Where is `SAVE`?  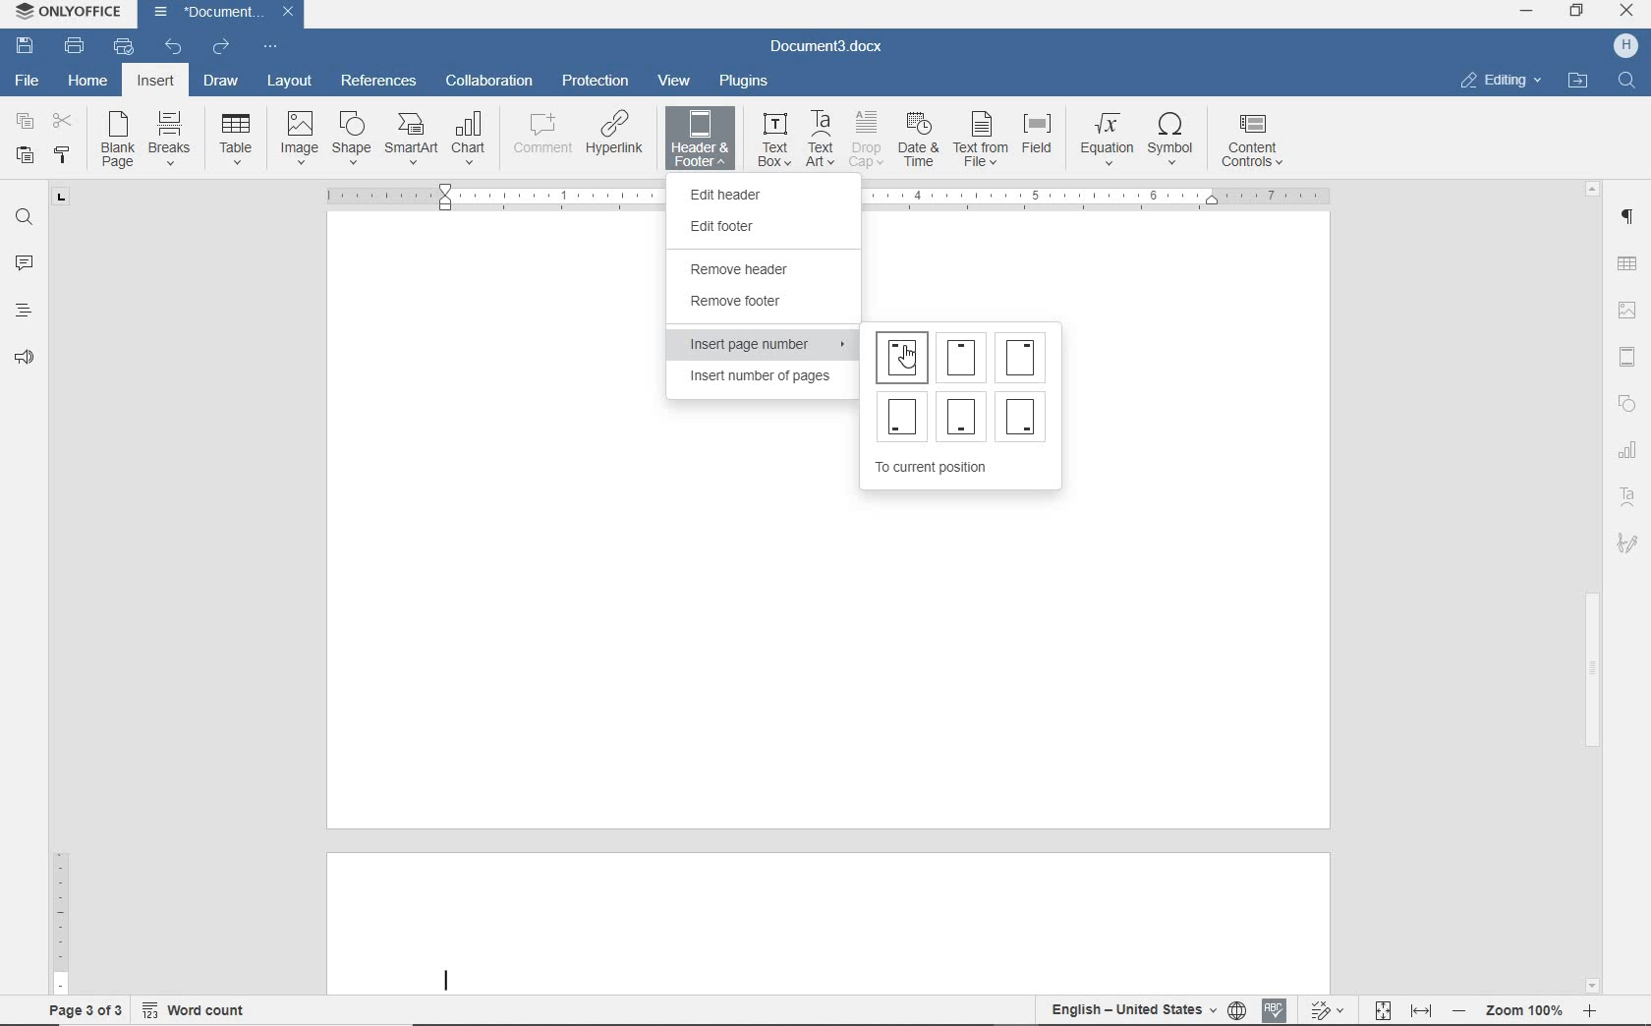 SAVE is located at coordinates (28, 45).